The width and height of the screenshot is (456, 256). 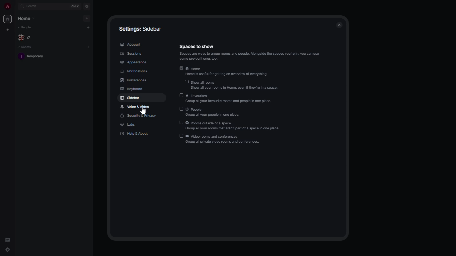 I want to click on show all rooms, so click(x=235, y=85).